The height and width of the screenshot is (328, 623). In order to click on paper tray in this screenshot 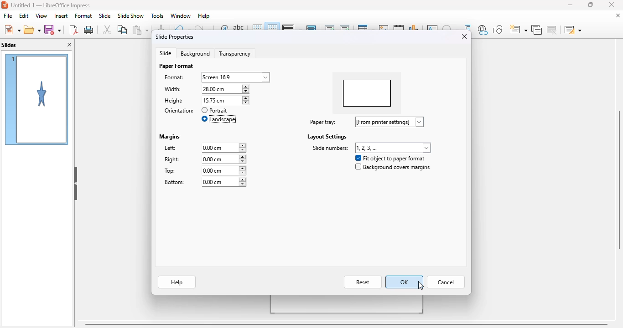, I will do `click(322, 122)`.